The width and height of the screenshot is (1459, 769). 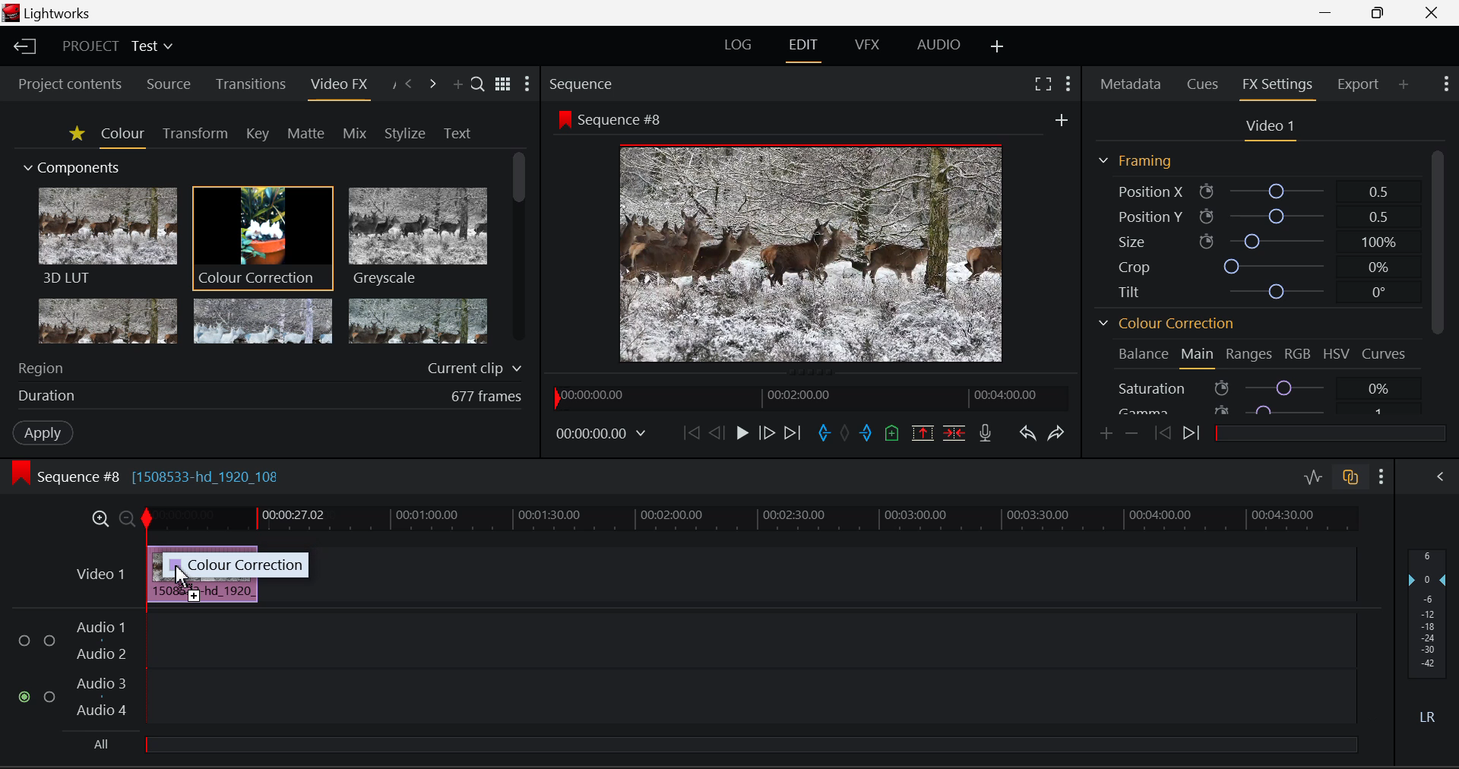 I want to click on Toggle Audio Levels Editing, so click(x=1312, y=480).